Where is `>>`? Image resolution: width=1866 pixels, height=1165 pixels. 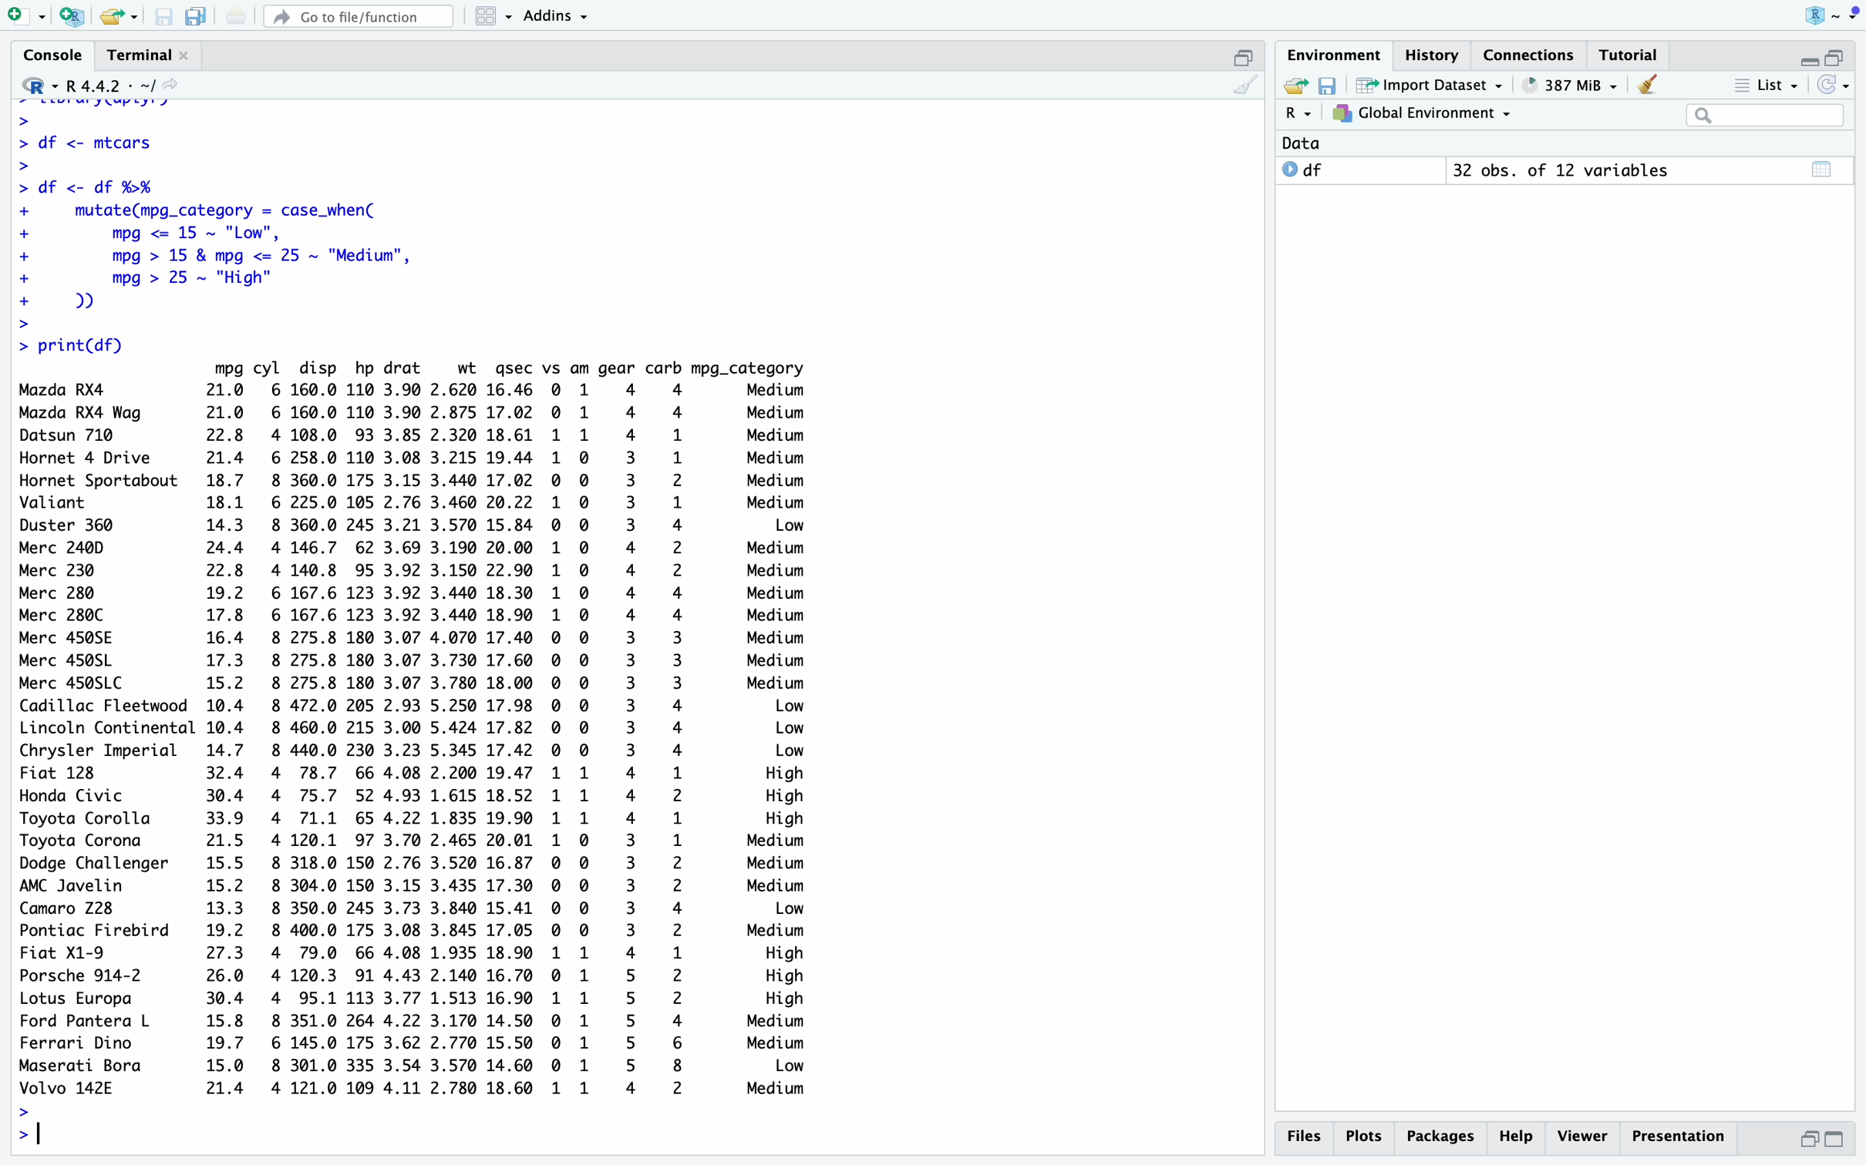 >> is located at coordinates (18, 1126).